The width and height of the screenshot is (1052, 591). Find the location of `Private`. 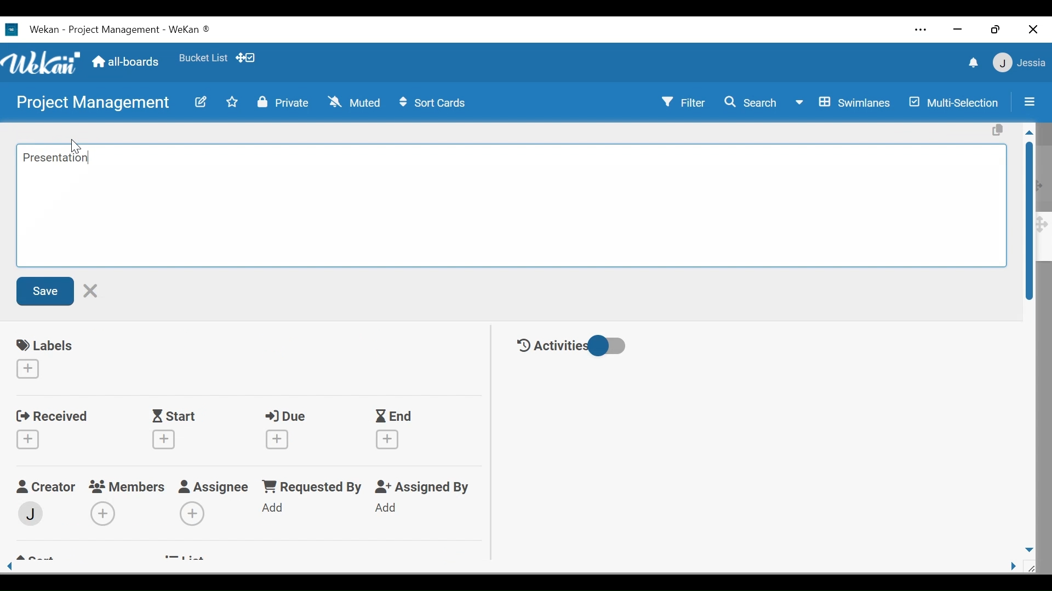

Private is located at coordinates (283, 102).